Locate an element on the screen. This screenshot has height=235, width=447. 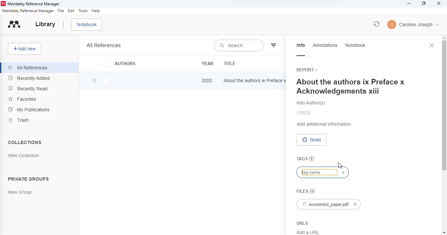
sync is located at coordinates (377, 24).